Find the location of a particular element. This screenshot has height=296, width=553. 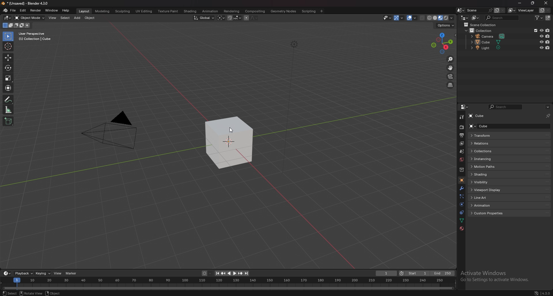

selector is located at coordinates (8, 36).